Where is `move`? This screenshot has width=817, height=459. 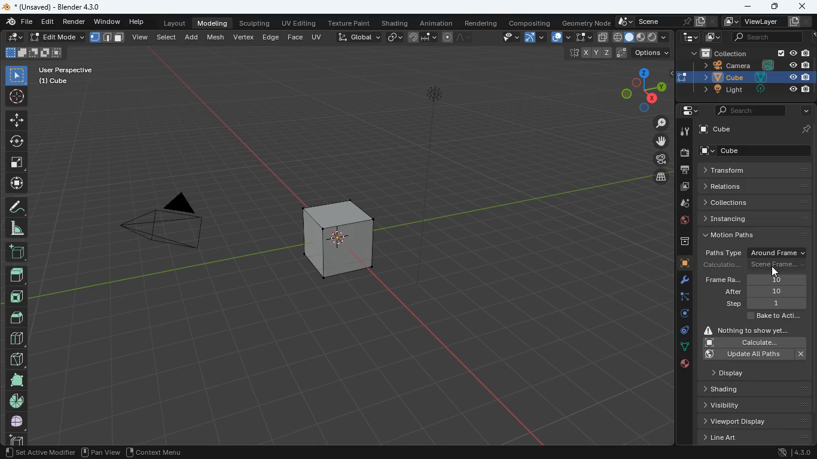 move is located at coordinates (656, 141).